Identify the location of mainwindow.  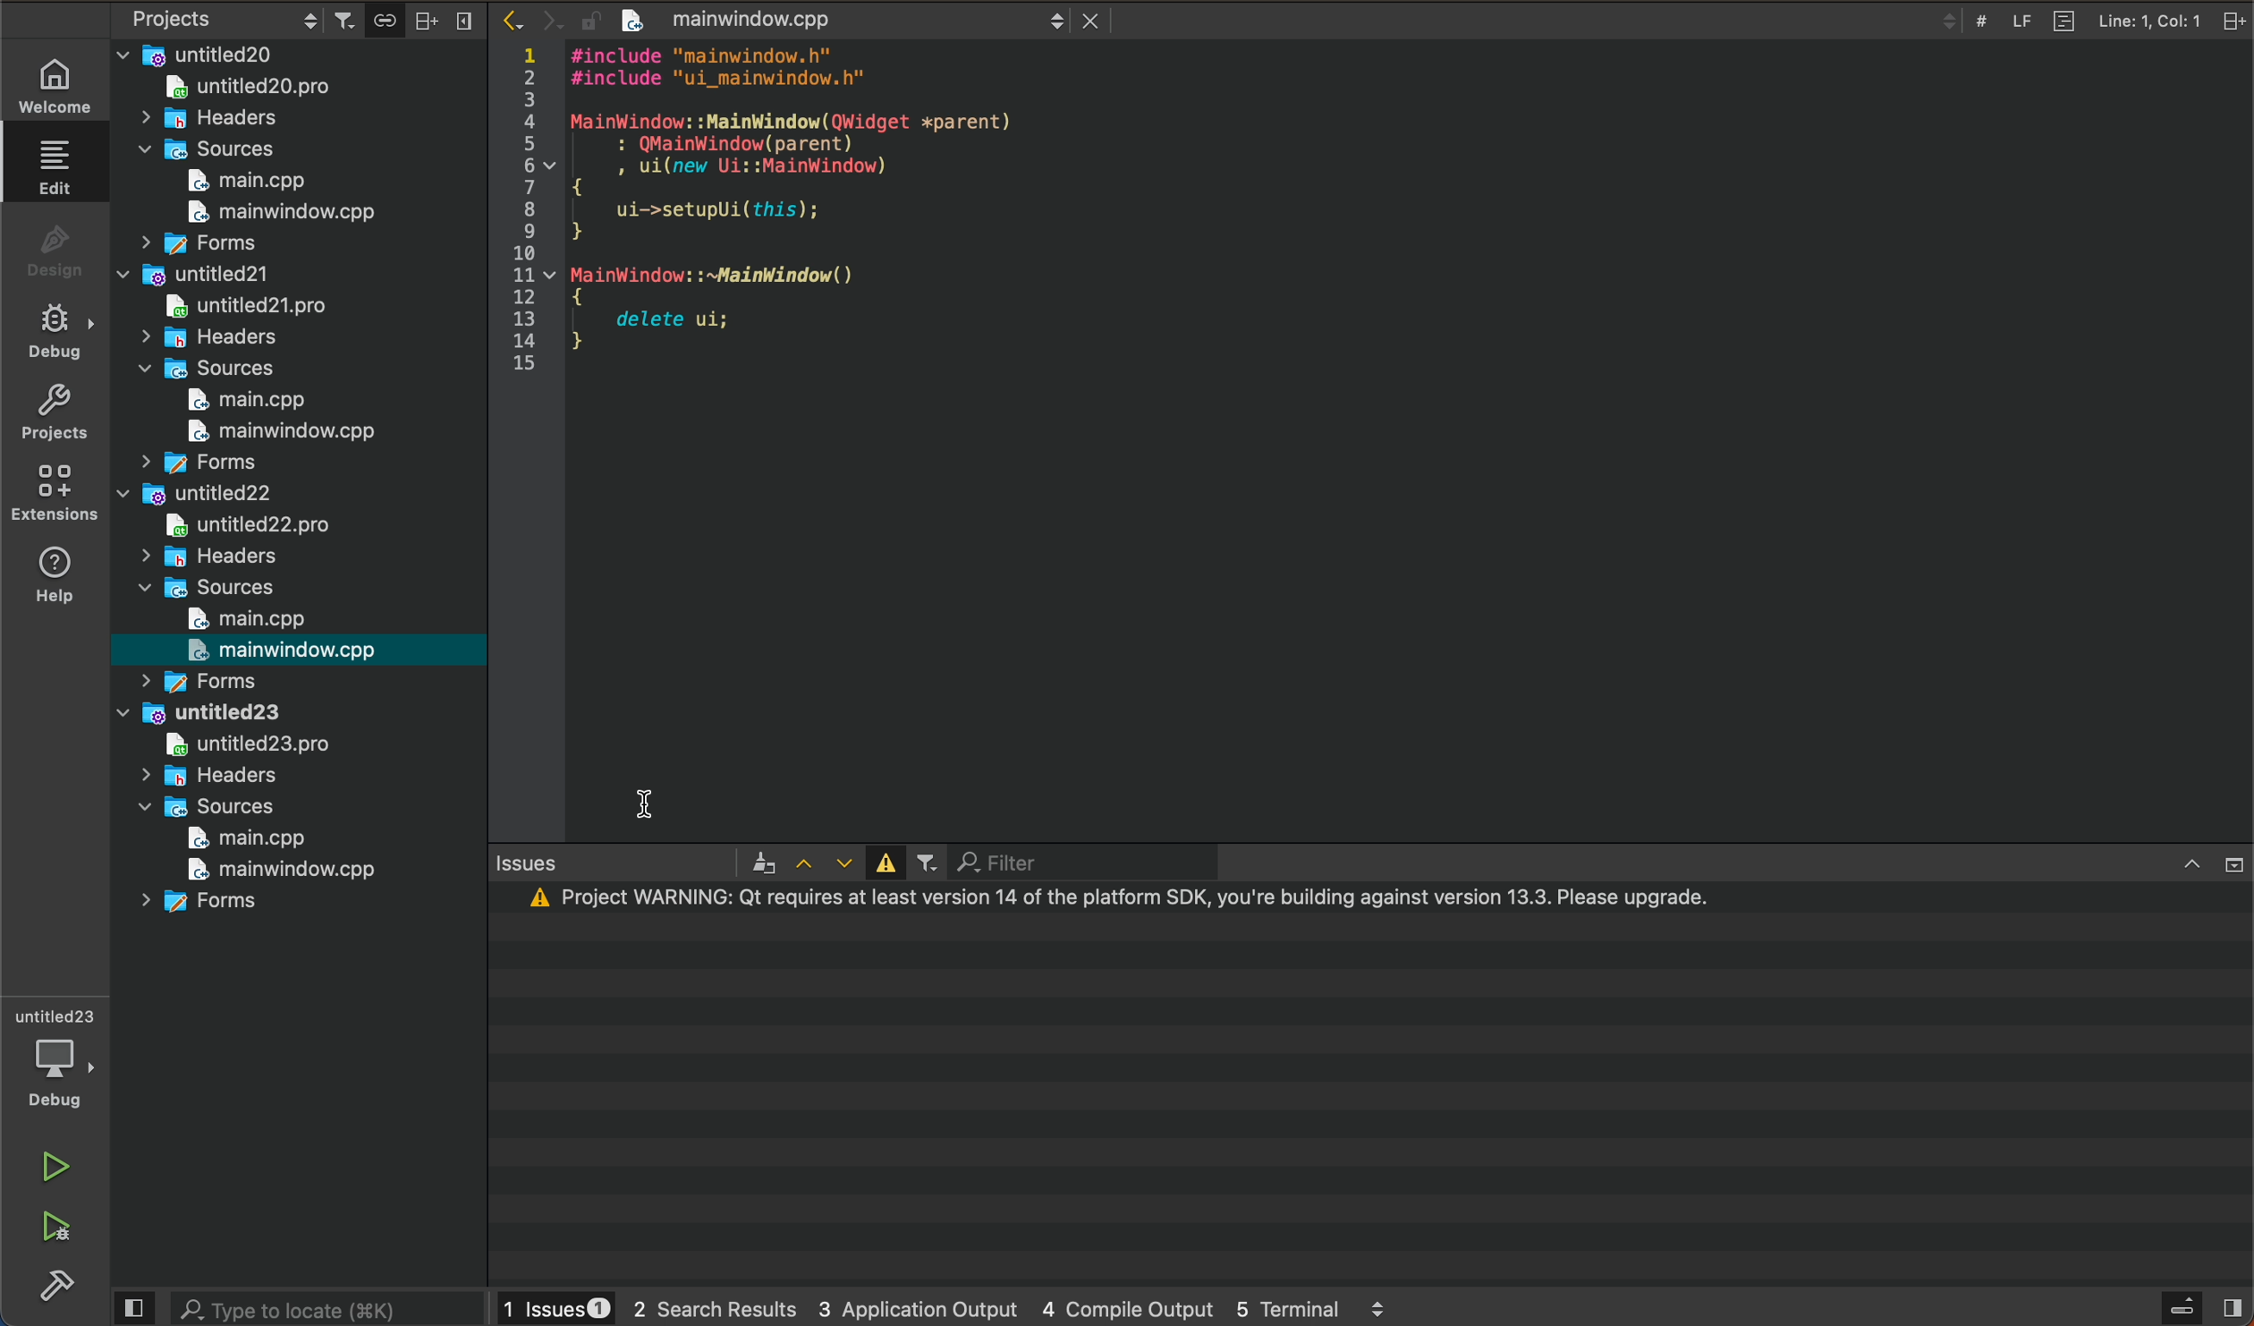
(268, 433).